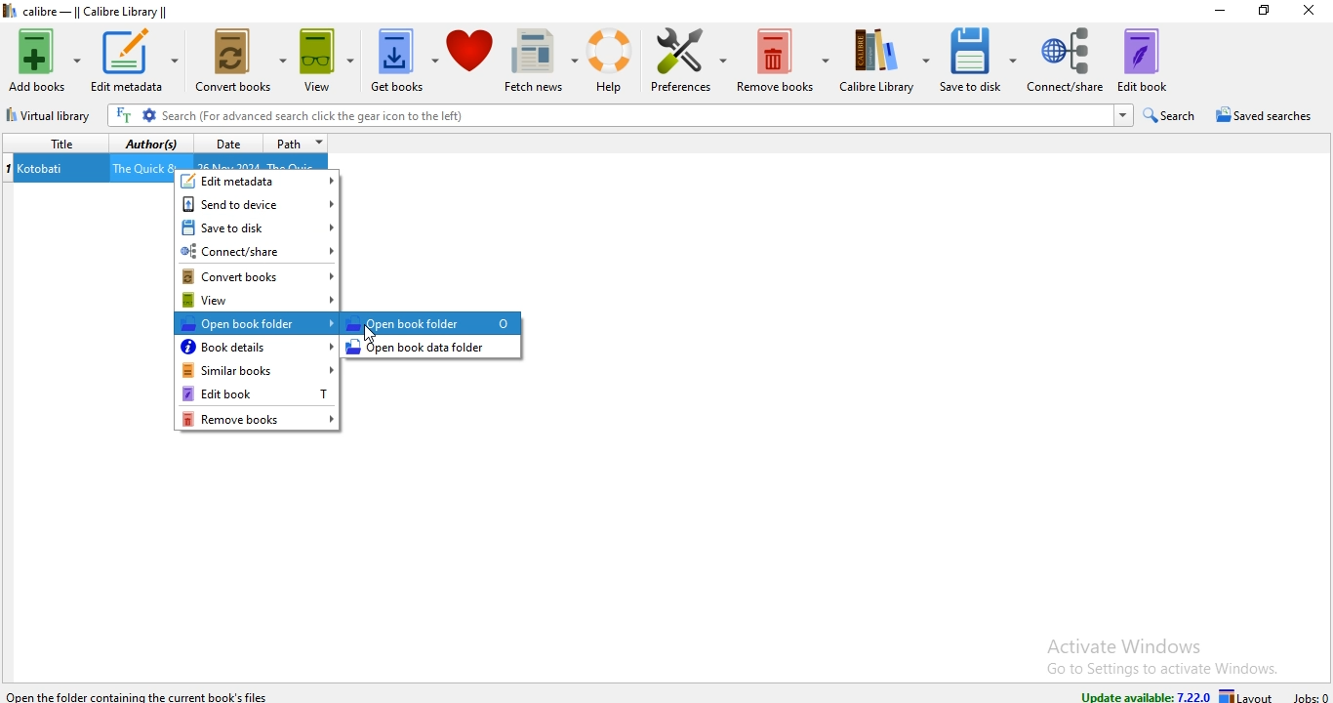 The height and width of the screenshot is (703, 1333). I want to click on fetch news, so click(541, 59).